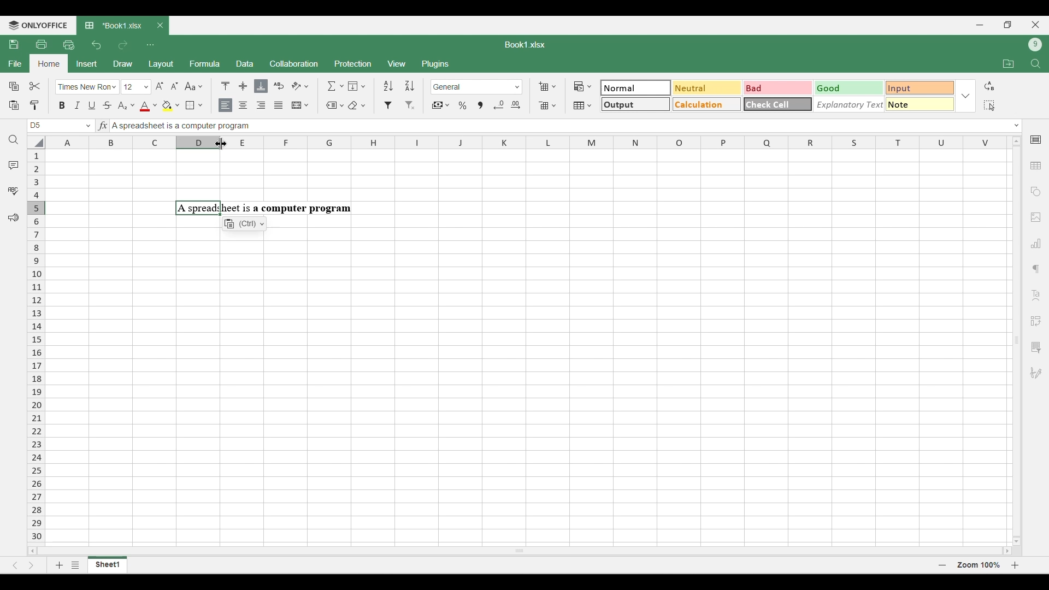 The image size is (1049, 590). What do you see at coordinates (89, 126) in the screenshot?
I see `Change cell` at bounding box center [89, 126].